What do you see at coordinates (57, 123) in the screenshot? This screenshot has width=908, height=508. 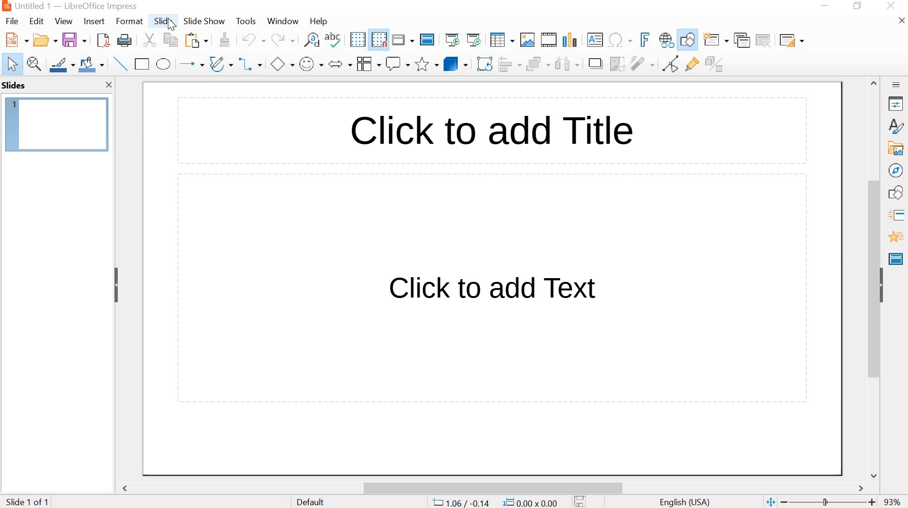 I see `Slide 1` at bounding box center [57, 123].